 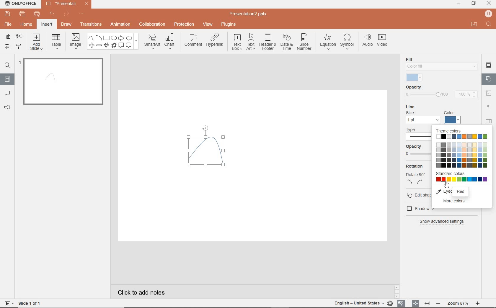 What do you see at coordinates (6, 93) in the screenshot?
I see `COMMENTS` at bounding box center [6, 93].